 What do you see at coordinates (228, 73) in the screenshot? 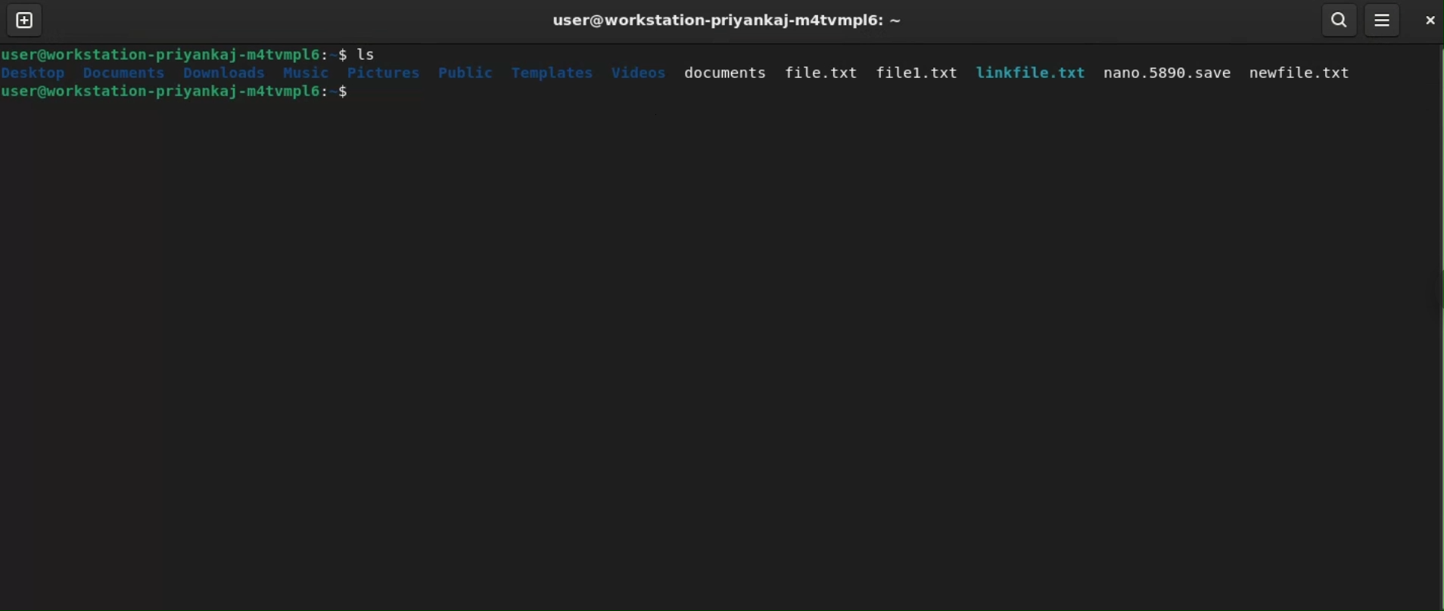
I see `downloads` at bounding box center [228, 73].